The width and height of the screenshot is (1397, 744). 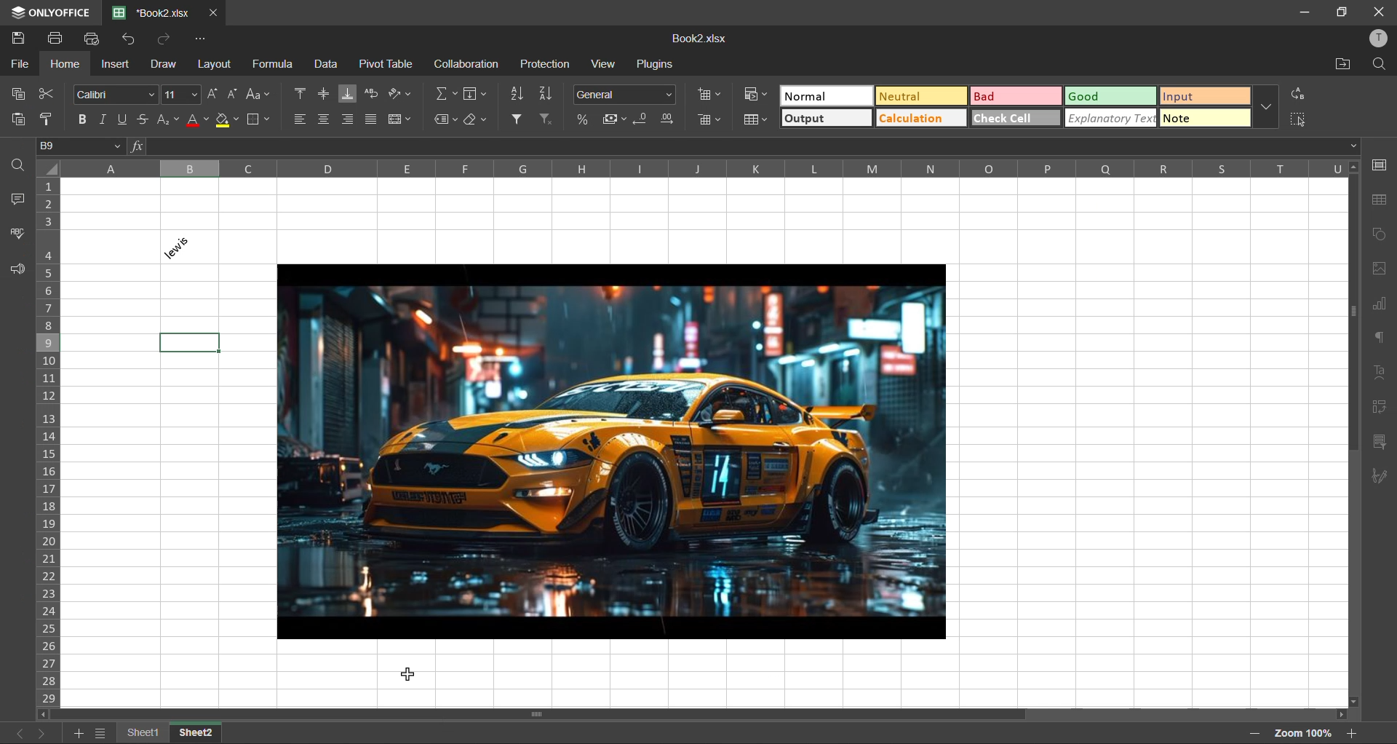 I want to click on file, so click(x=18, y=65).